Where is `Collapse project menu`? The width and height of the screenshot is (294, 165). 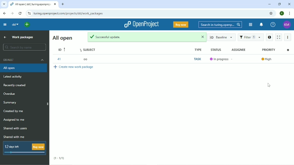
Collapse project menu is located at coordinates (5, 24).